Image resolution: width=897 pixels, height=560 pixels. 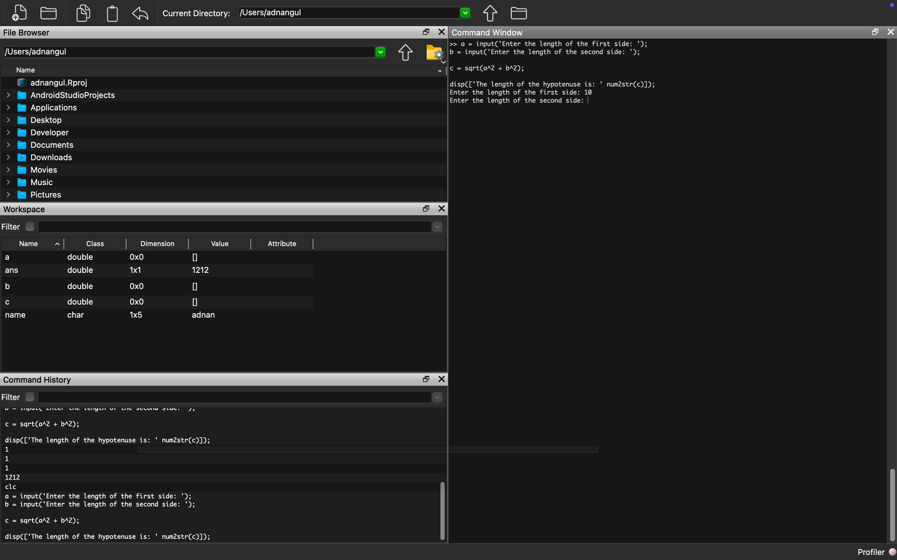 What do you see at coordinates (57, 83) in the screenshot?
I see `I" adnangul.Rproj` at bounding box center [57, 83].